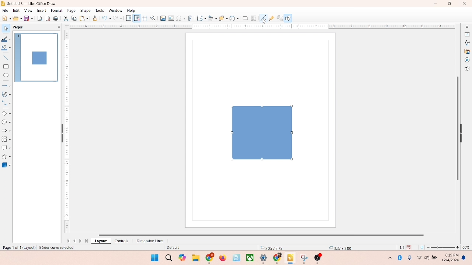 Image resolution: width=472 pixels, height=265 pixels. I want to click on first page, so click(67, 240).